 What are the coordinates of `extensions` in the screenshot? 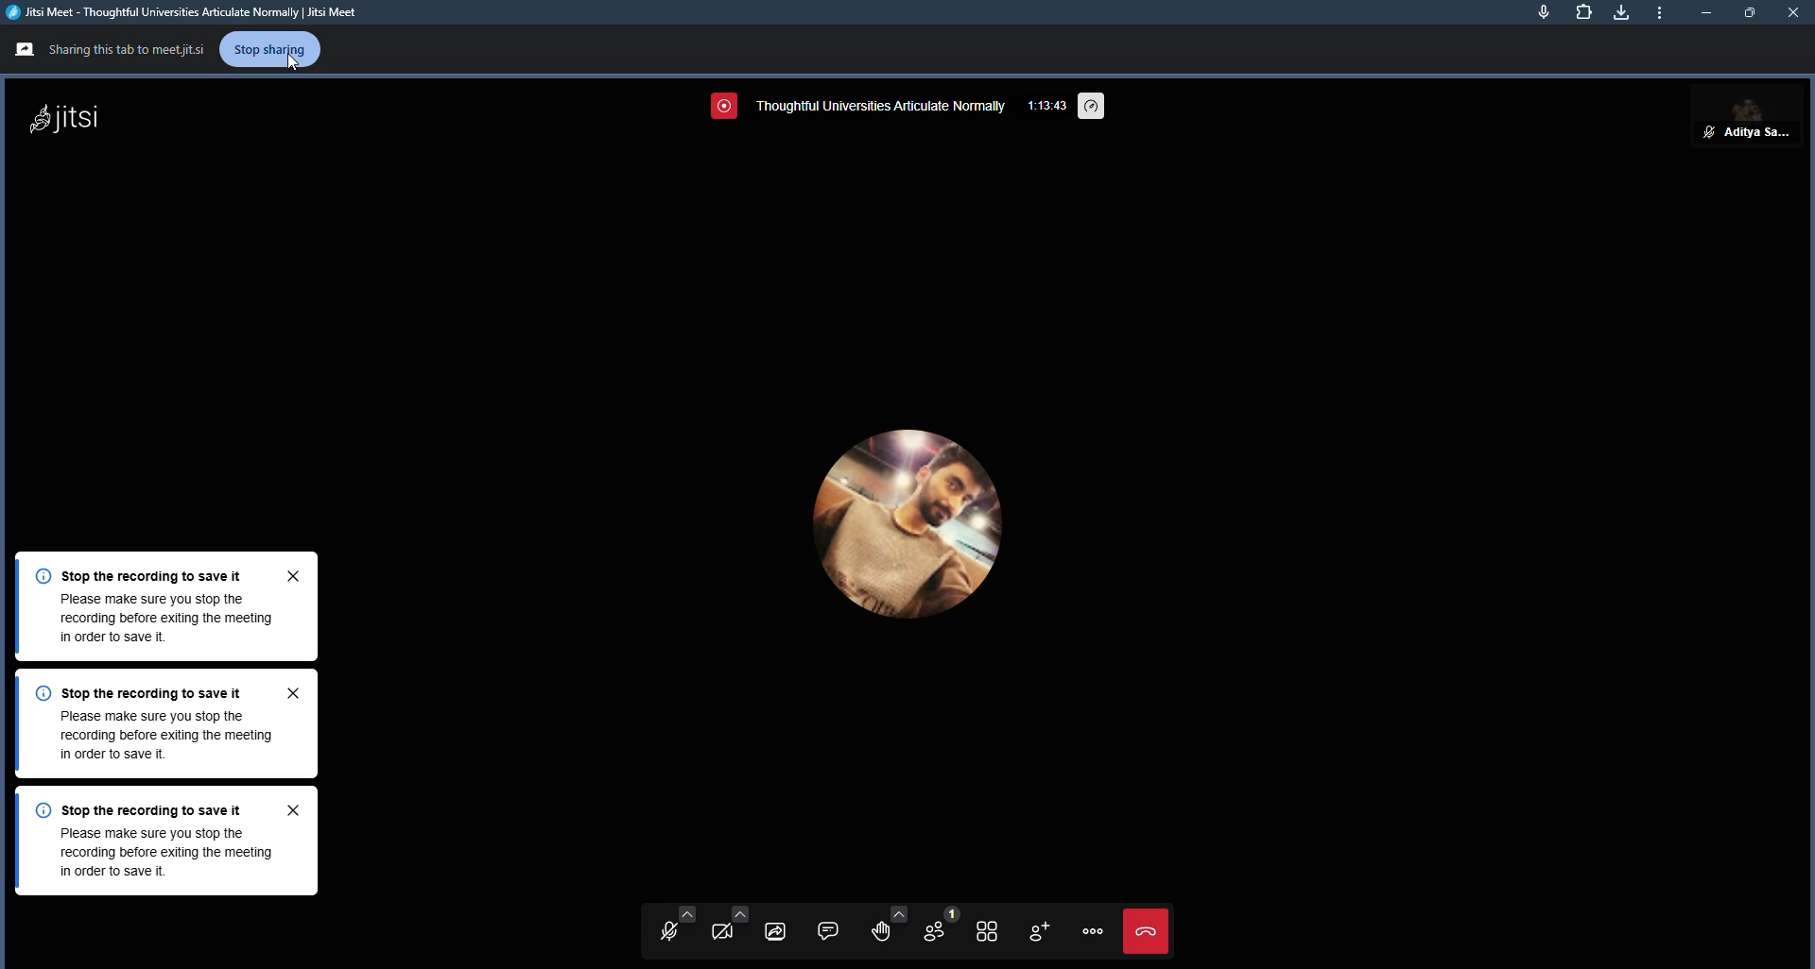 It's located at (1583, 11).